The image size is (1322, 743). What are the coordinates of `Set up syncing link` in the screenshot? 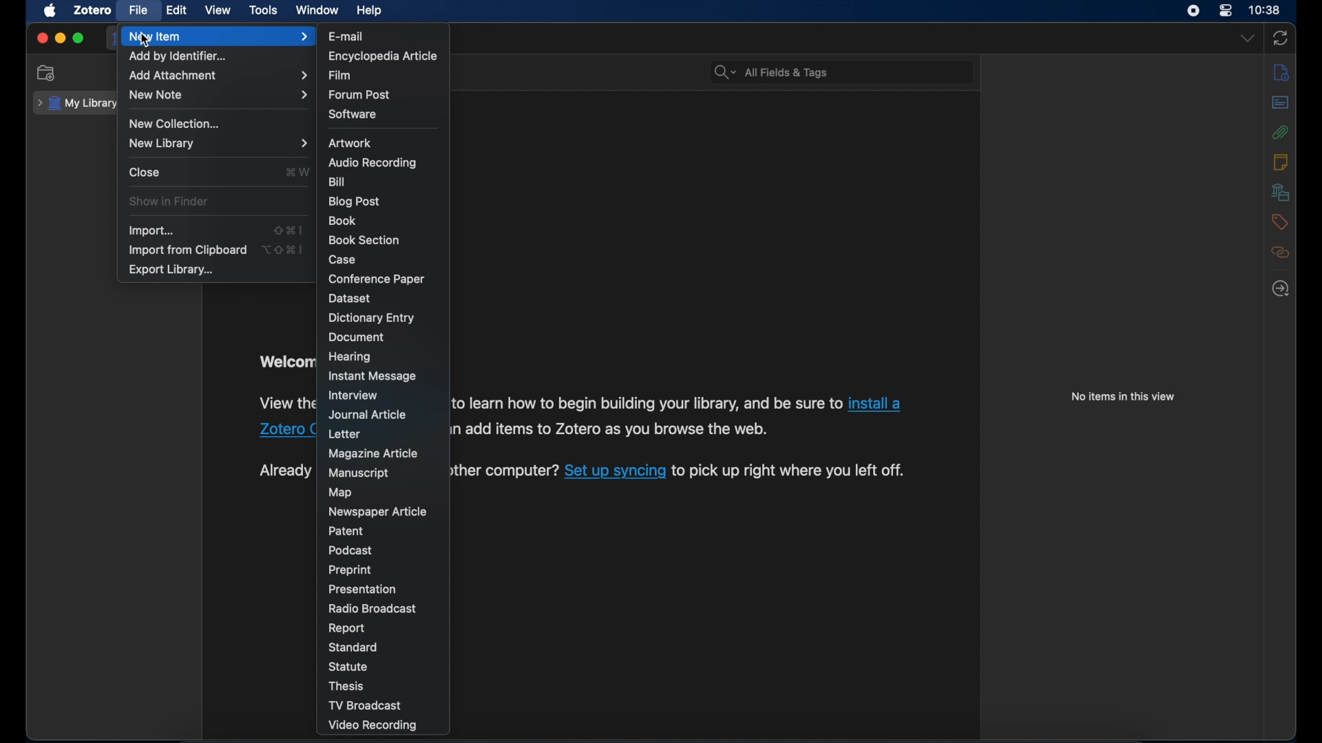 It's located at (615, 472).